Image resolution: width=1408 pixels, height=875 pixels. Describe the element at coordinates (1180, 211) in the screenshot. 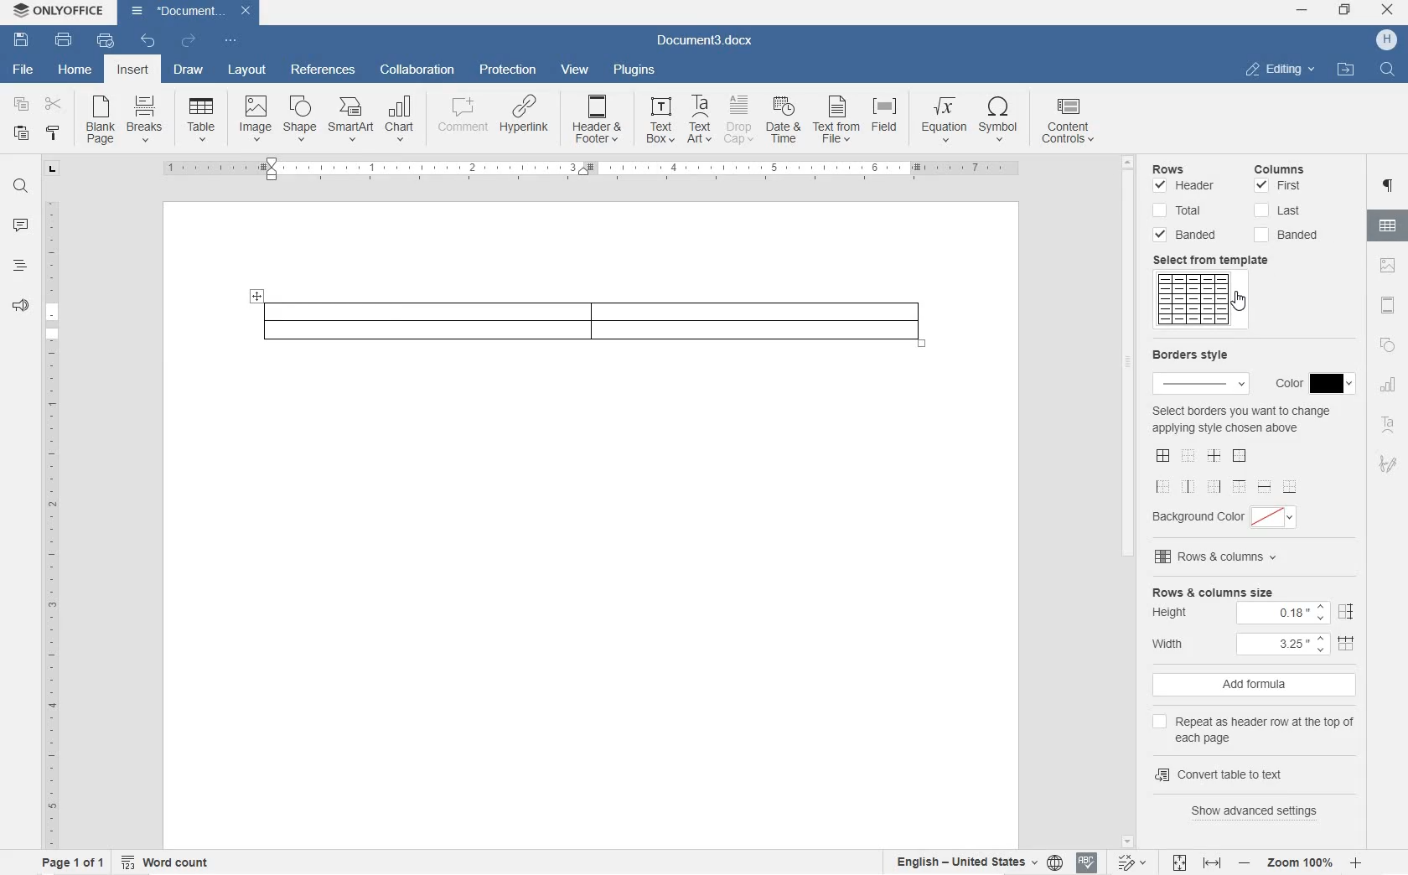

I see `Total` at that location.